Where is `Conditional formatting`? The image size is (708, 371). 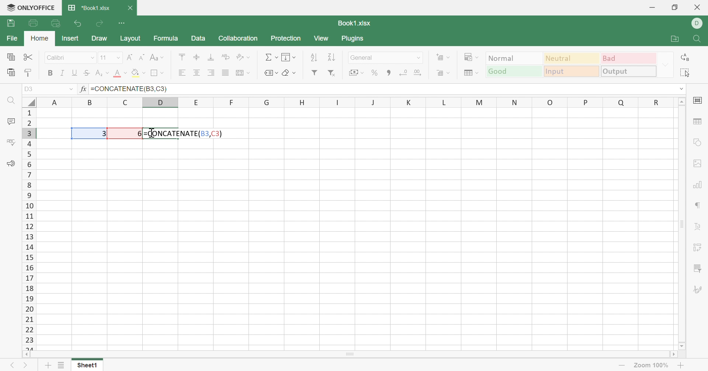
Conditional formatting is located at coordinates (472, 58).